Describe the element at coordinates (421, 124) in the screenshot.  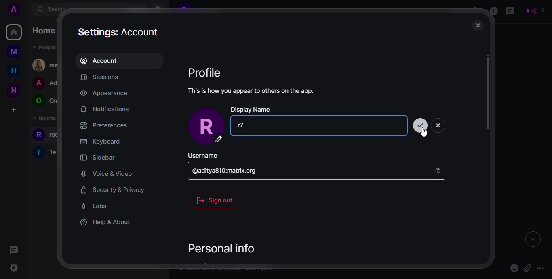
I see `update` at that location.